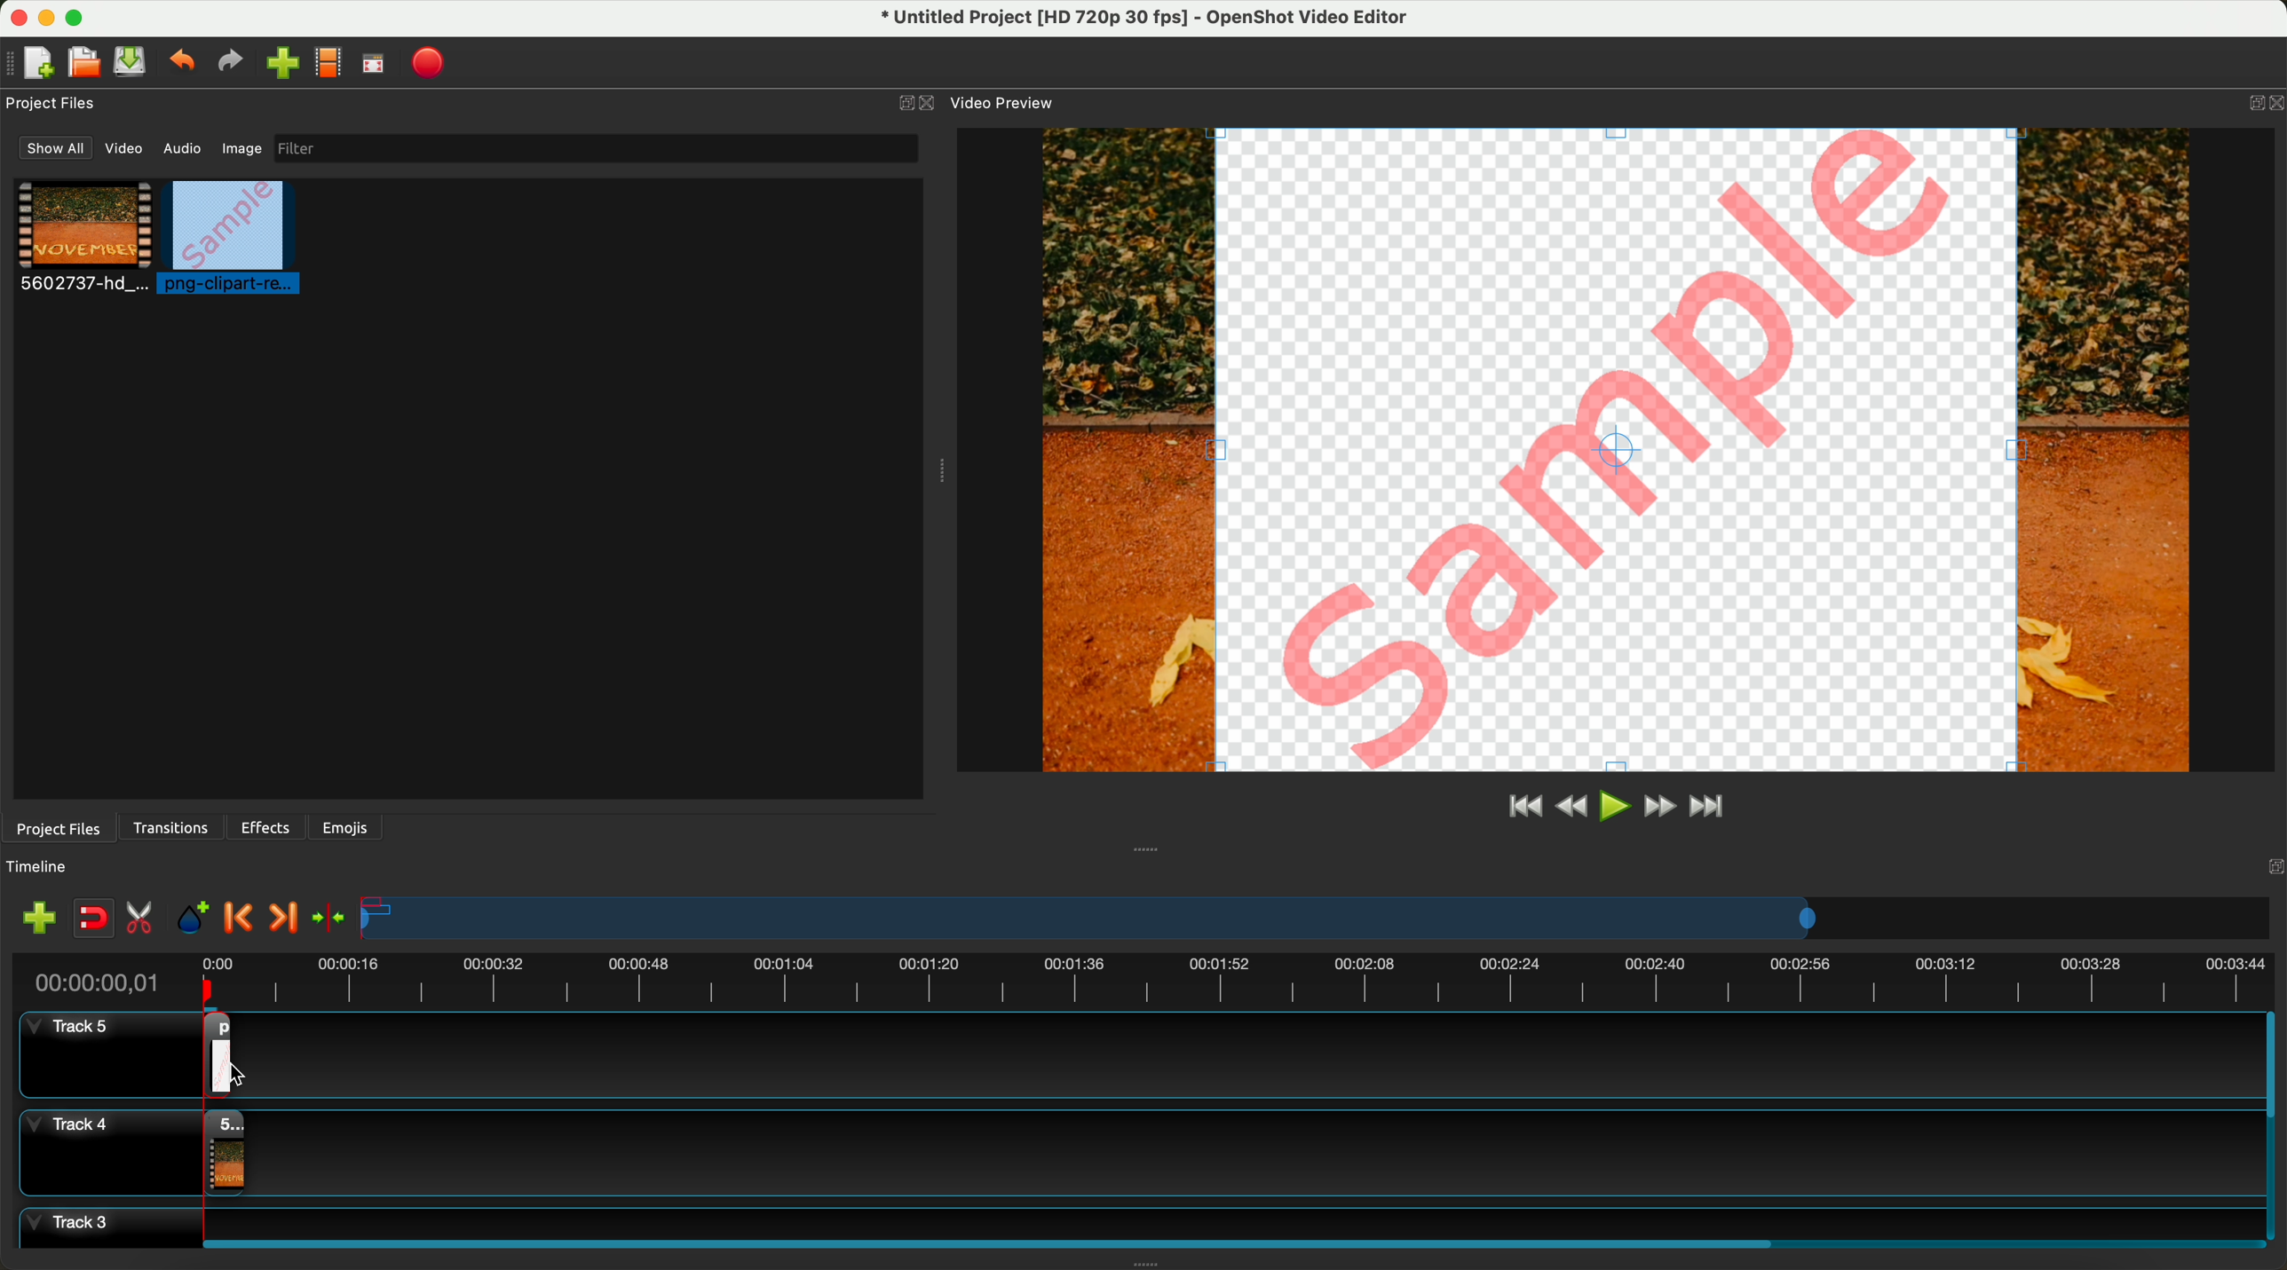 The width and height of the screenshot is (2287, 1270). Describe the element at coordinates (94, 1056) in the screenshot. I see `track 5` at that location.